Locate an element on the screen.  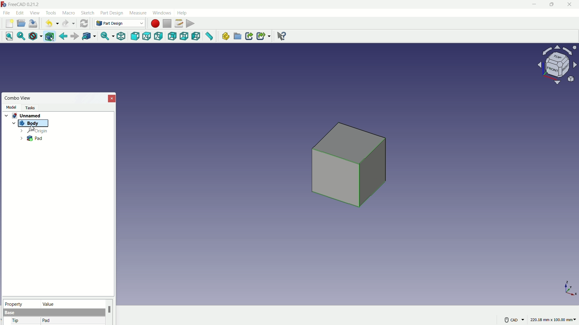
right view is located at coordinates (159, 37).